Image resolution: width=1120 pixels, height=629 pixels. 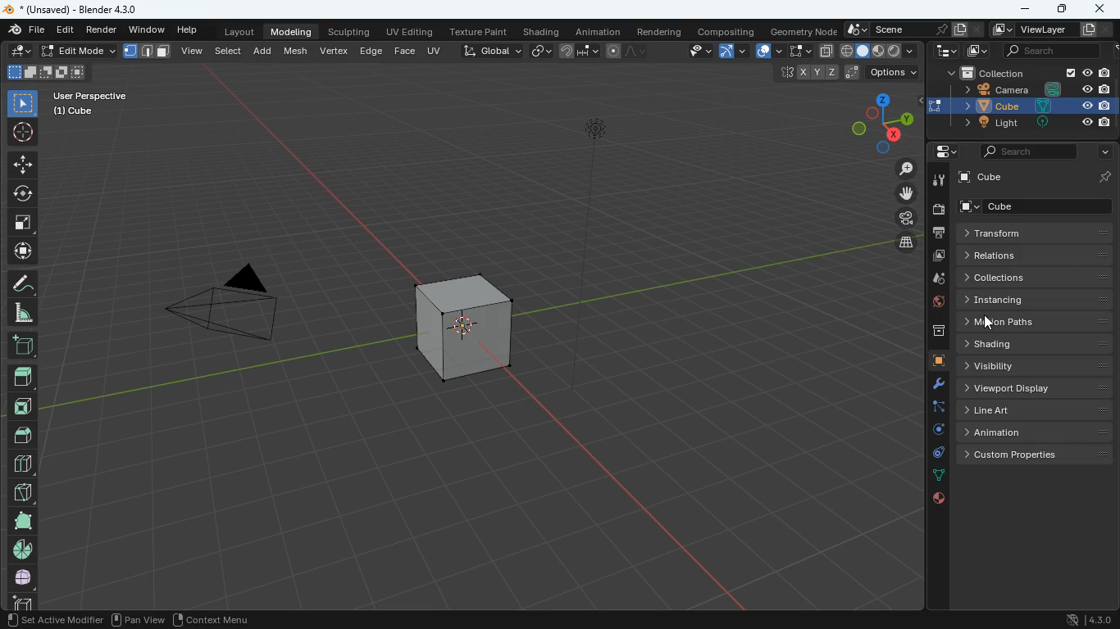 I want to click on move, so click(x=22, y=164).